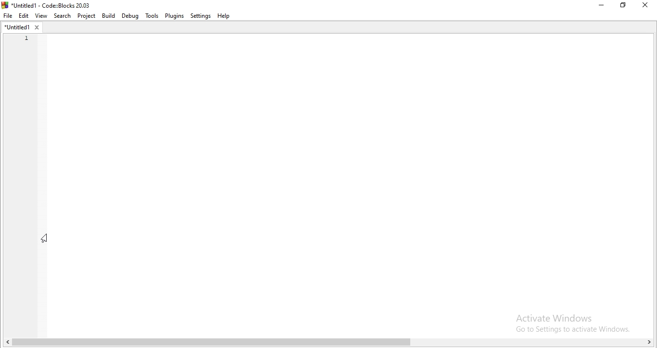 The height and width of the screenshot is (348, 657). I want to click on Settings , so click(201, 16).